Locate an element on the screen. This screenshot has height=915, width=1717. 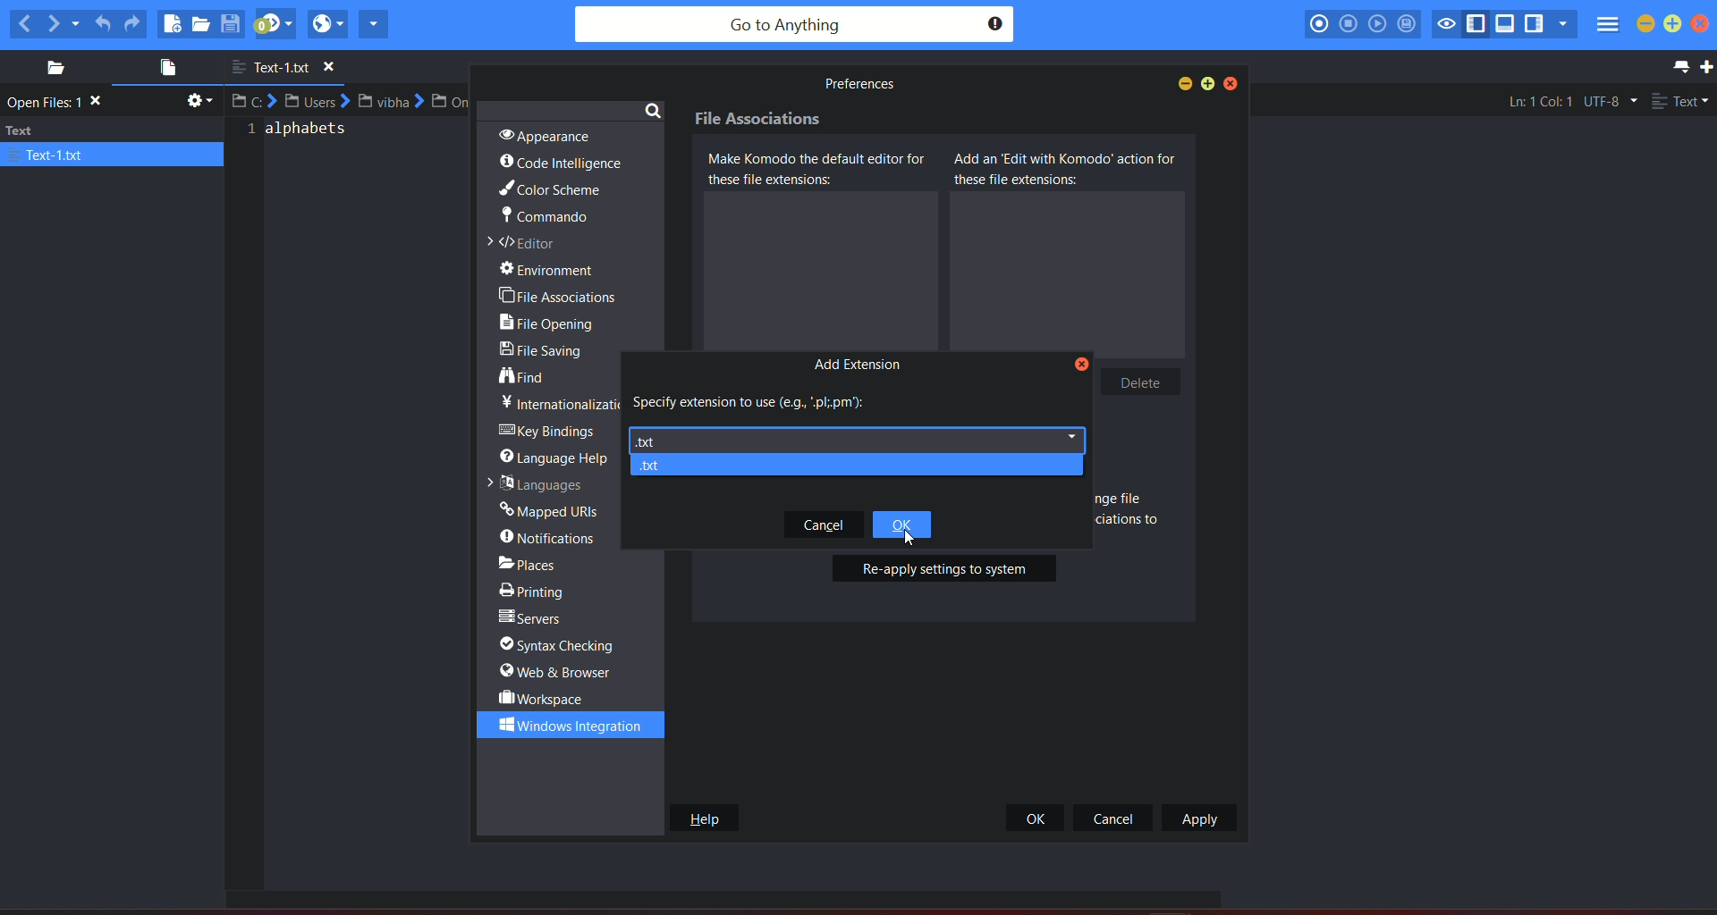
appearance is located at coordinates (541, 134).